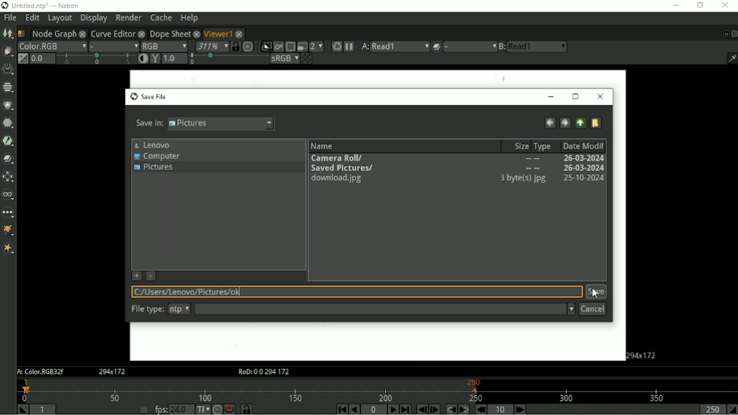 This screenshot has height=415, width=738. What do you see at coordinates (22, 409) in the screenshot?
I see `Set playback in point` at bounding box center [22, 409].